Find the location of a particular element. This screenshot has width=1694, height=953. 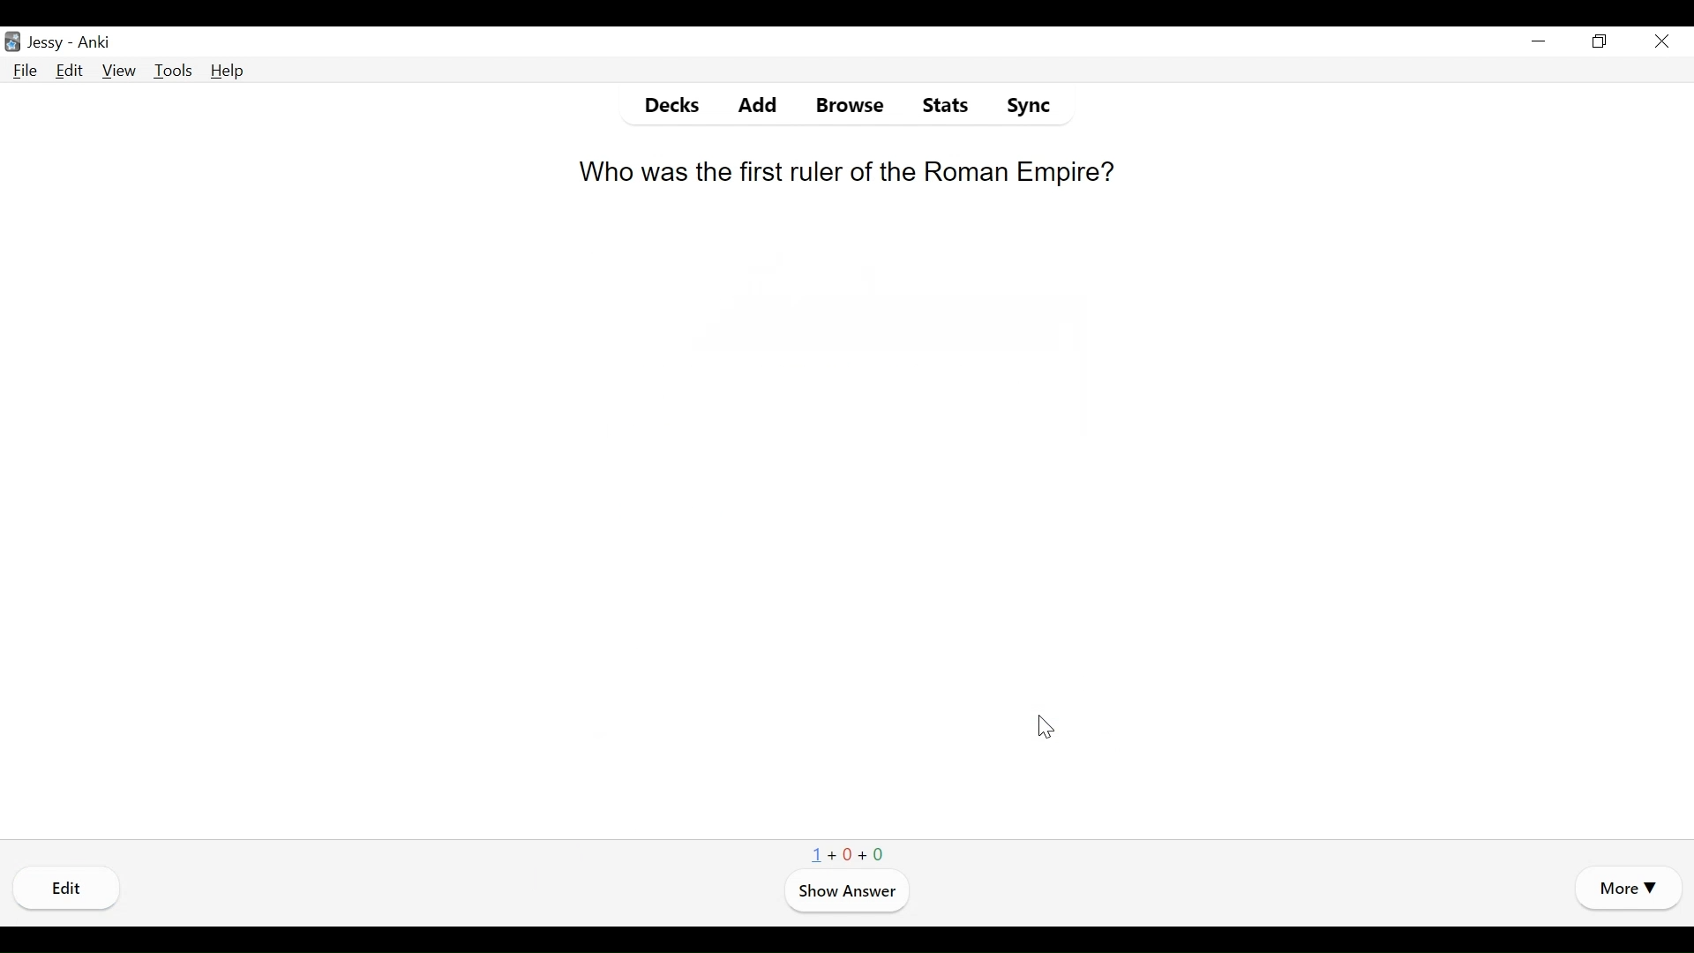

View is located at coordinates (117, 71).